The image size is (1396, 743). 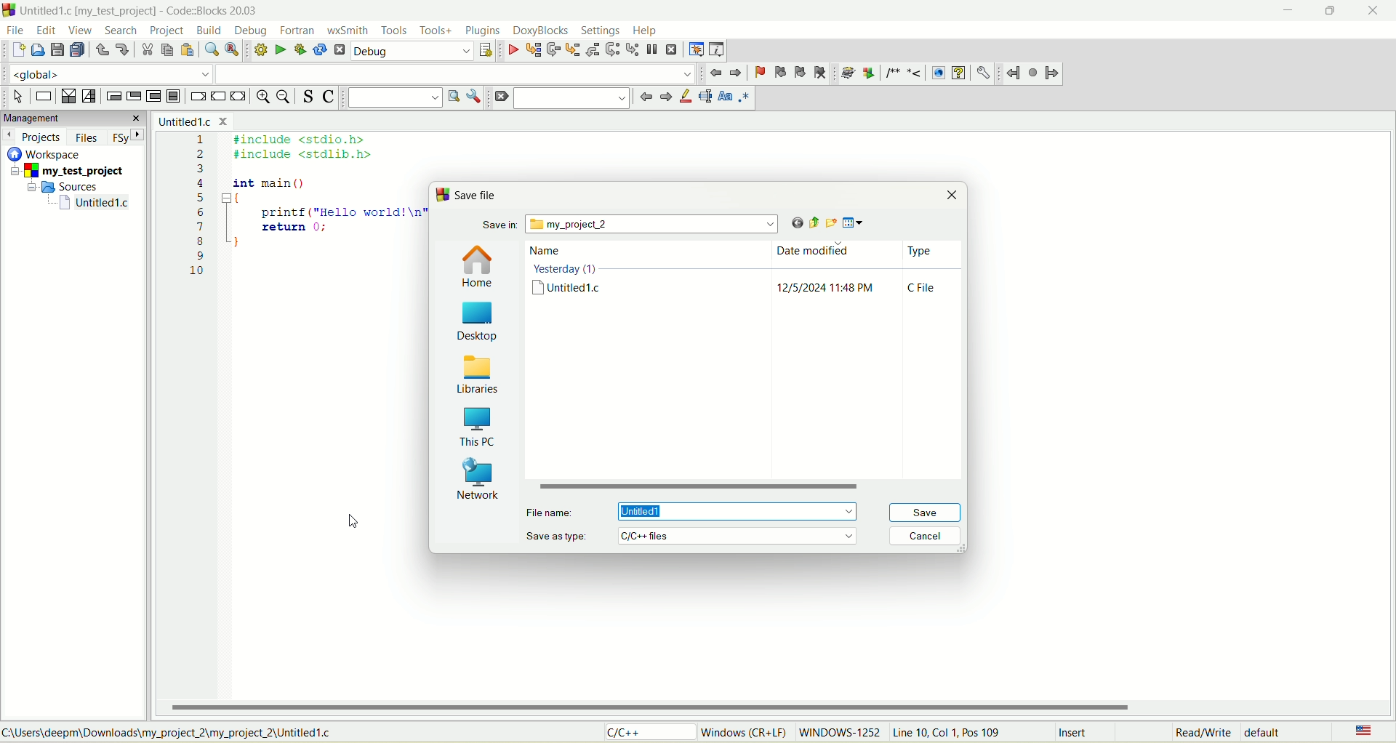 I want to click on return instruction, so click(x=239, y=97).